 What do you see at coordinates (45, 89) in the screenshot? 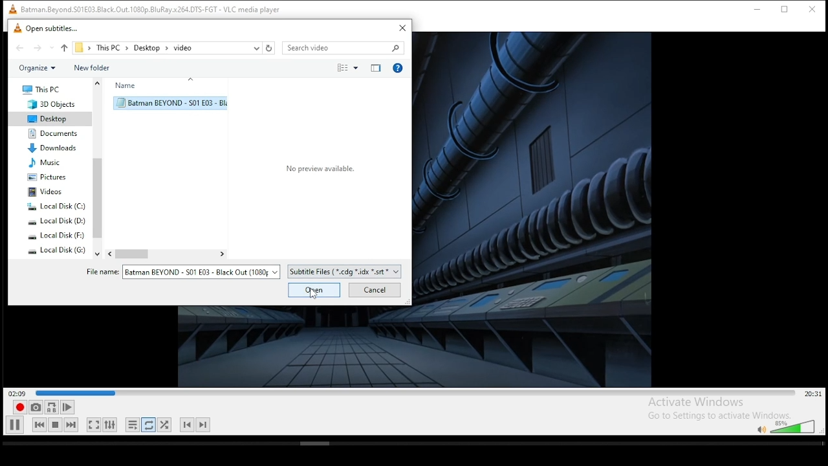
I see `this PC` at bounding box center [45, 89].